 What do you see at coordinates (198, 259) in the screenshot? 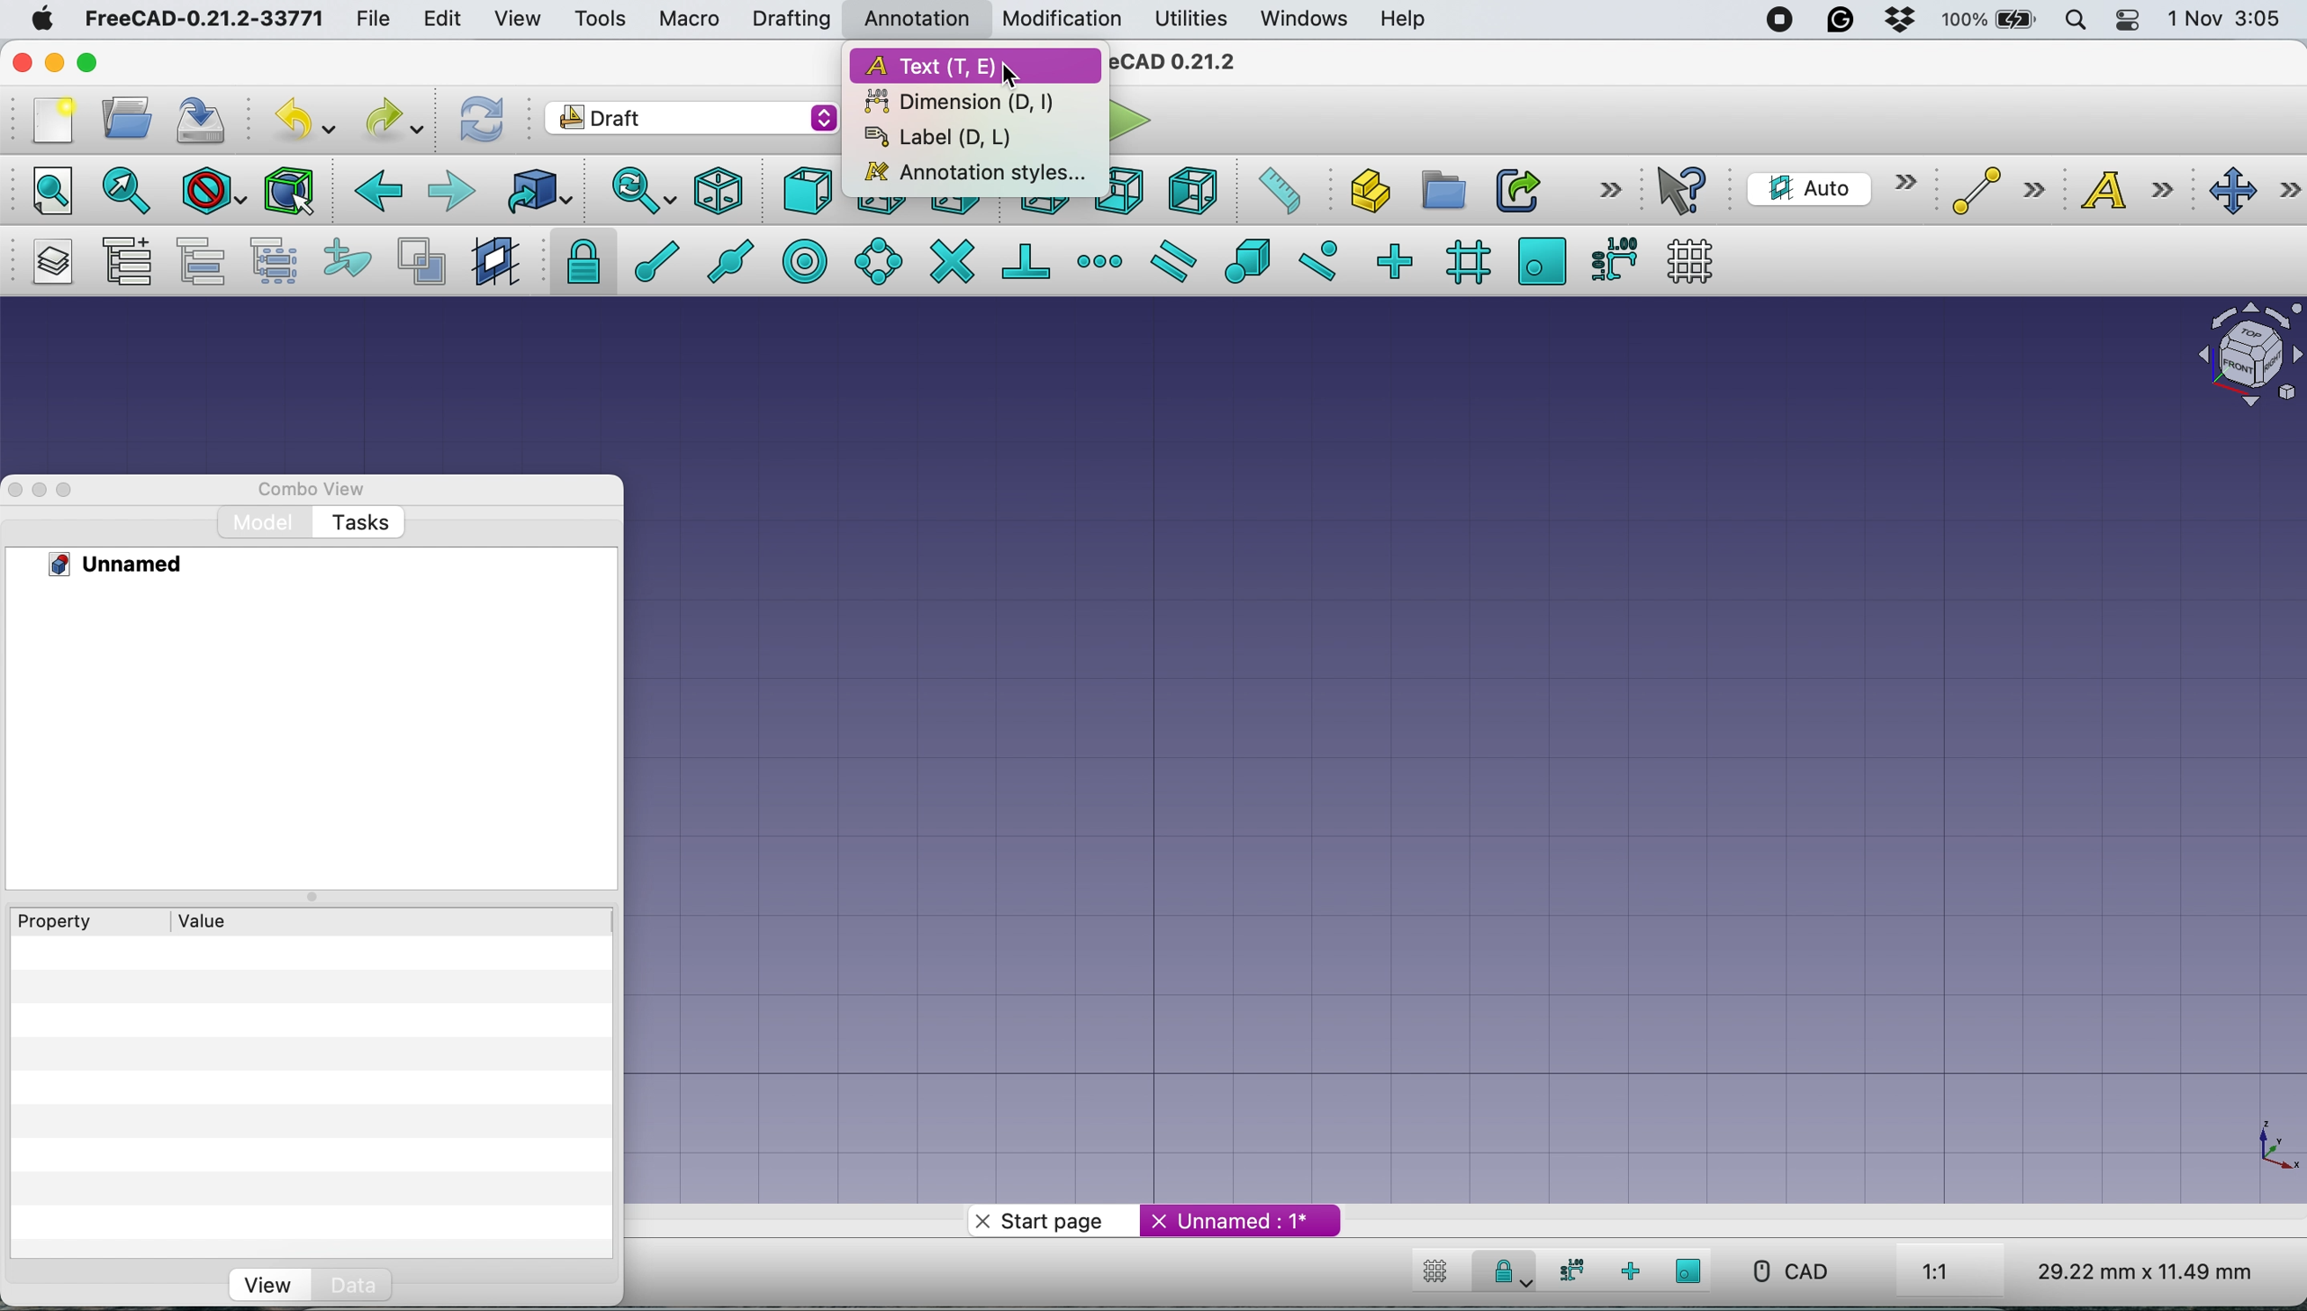
I see `move to group` at bounding box center [198, 259].